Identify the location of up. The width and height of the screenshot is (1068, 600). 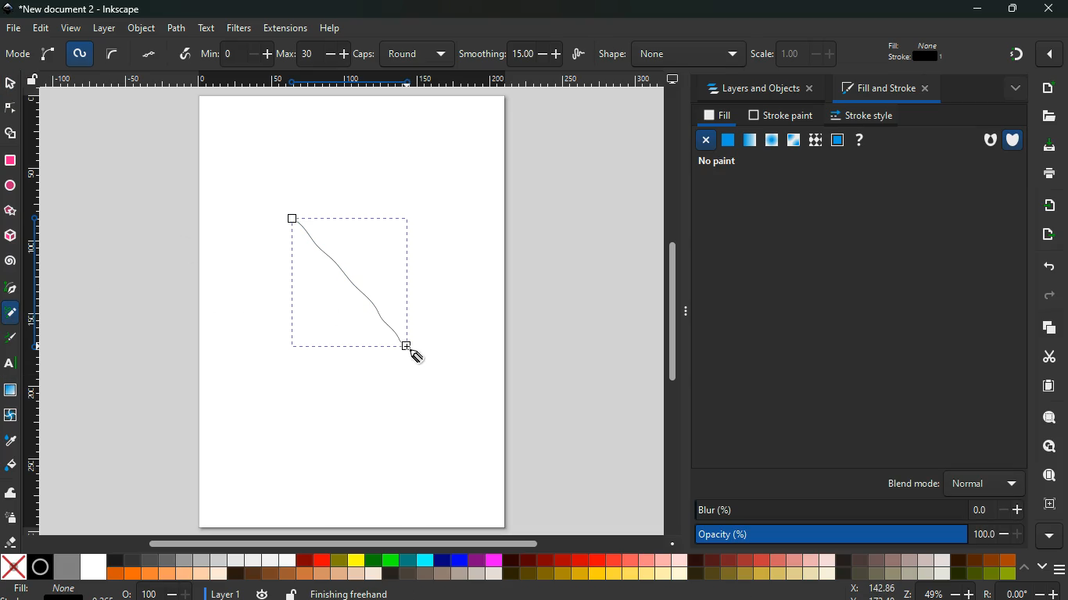
(1024, 568).